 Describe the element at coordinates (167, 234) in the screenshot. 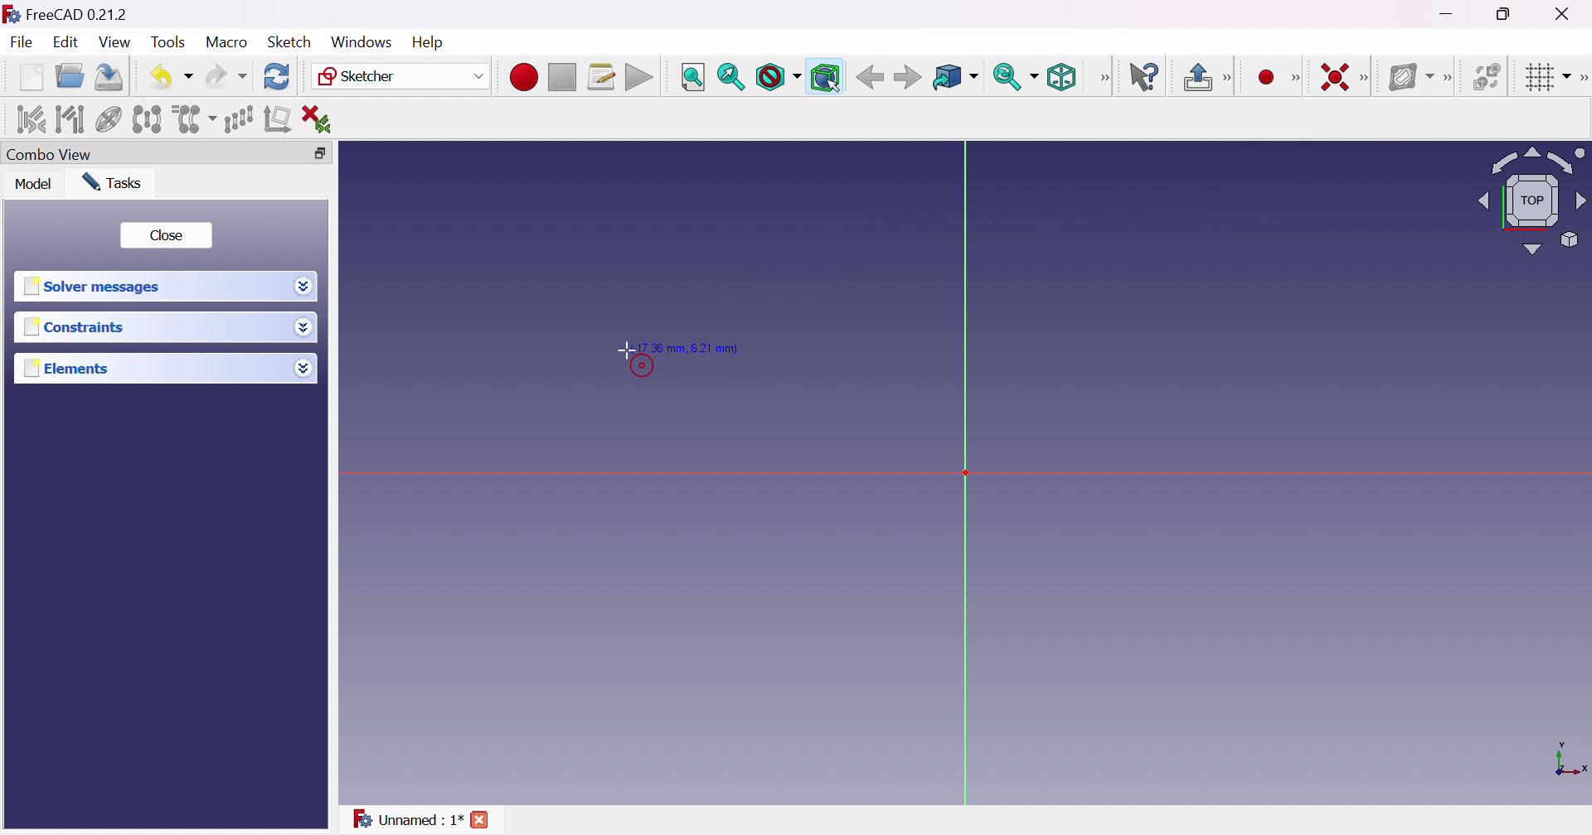

I see `Close` at that location.